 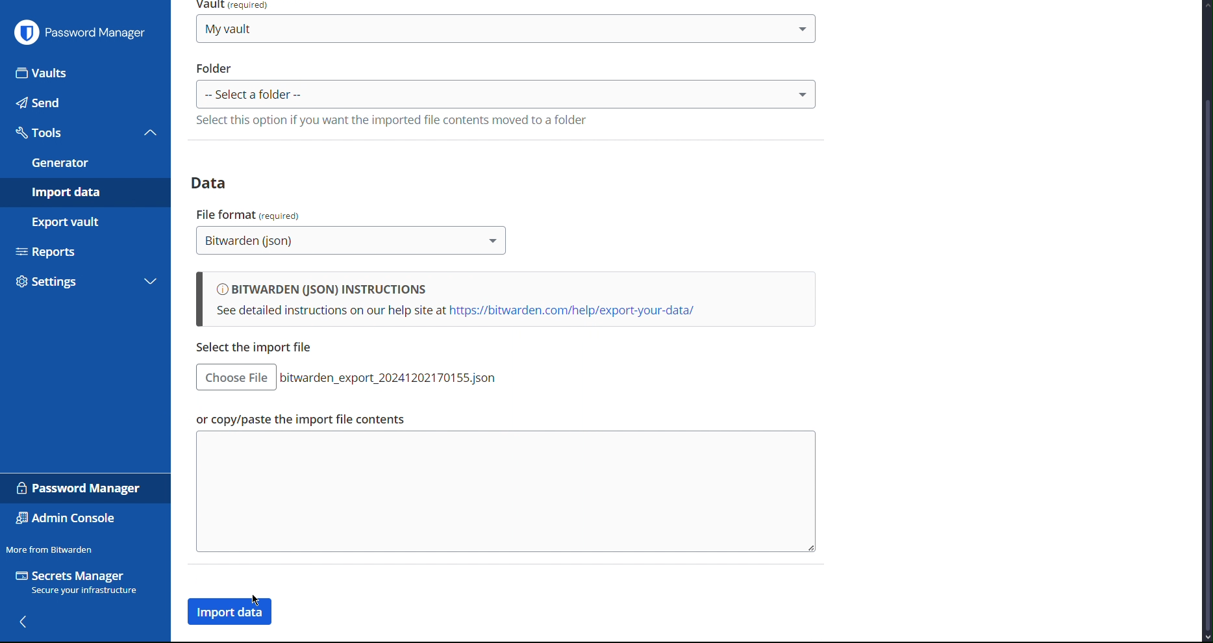 I want to click on Data, so click(x=214, y=182).